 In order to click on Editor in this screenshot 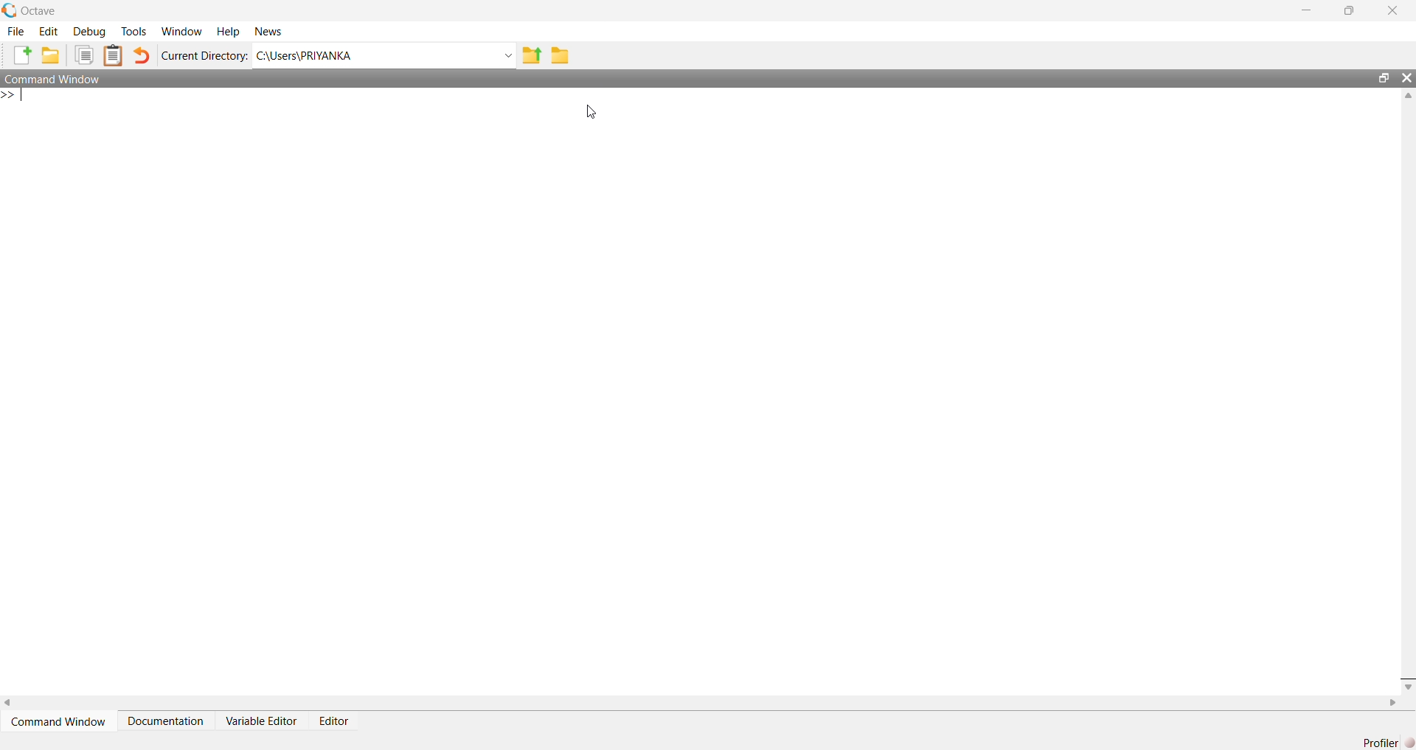, I will do `click(336, 722)`.